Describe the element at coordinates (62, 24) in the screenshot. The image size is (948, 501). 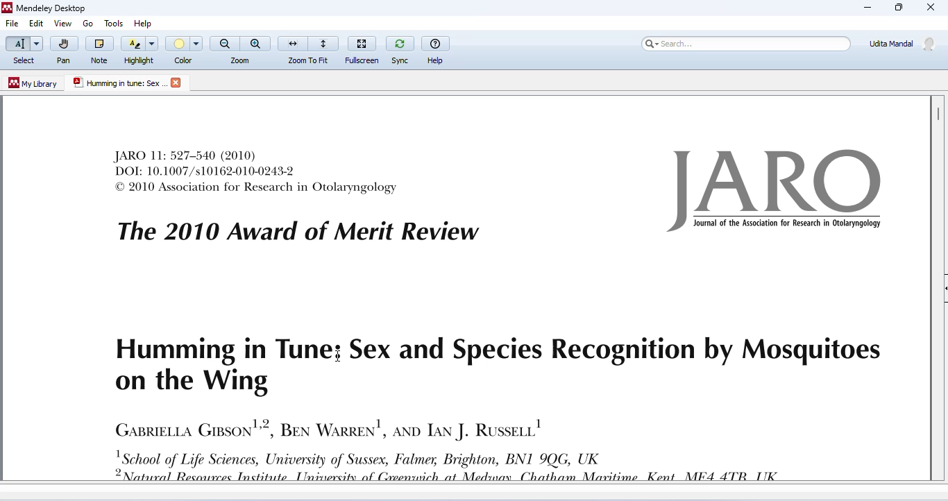
I see `view` at that location.